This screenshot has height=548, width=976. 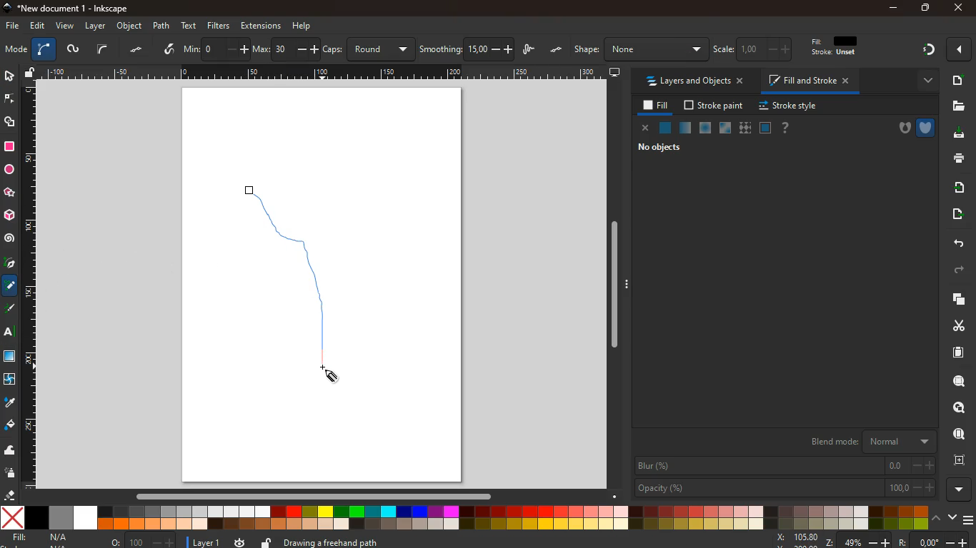 What do you see at coordinates (31, 73) in the screenshot?
I see `unlock` at bounding box center [31, 73].